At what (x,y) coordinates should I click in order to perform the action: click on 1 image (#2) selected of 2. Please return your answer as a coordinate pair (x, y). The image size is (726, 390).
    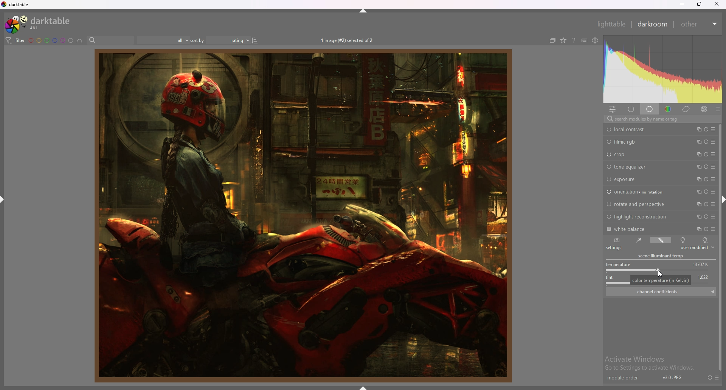
    Looking at the image, I should click on (349, 40).